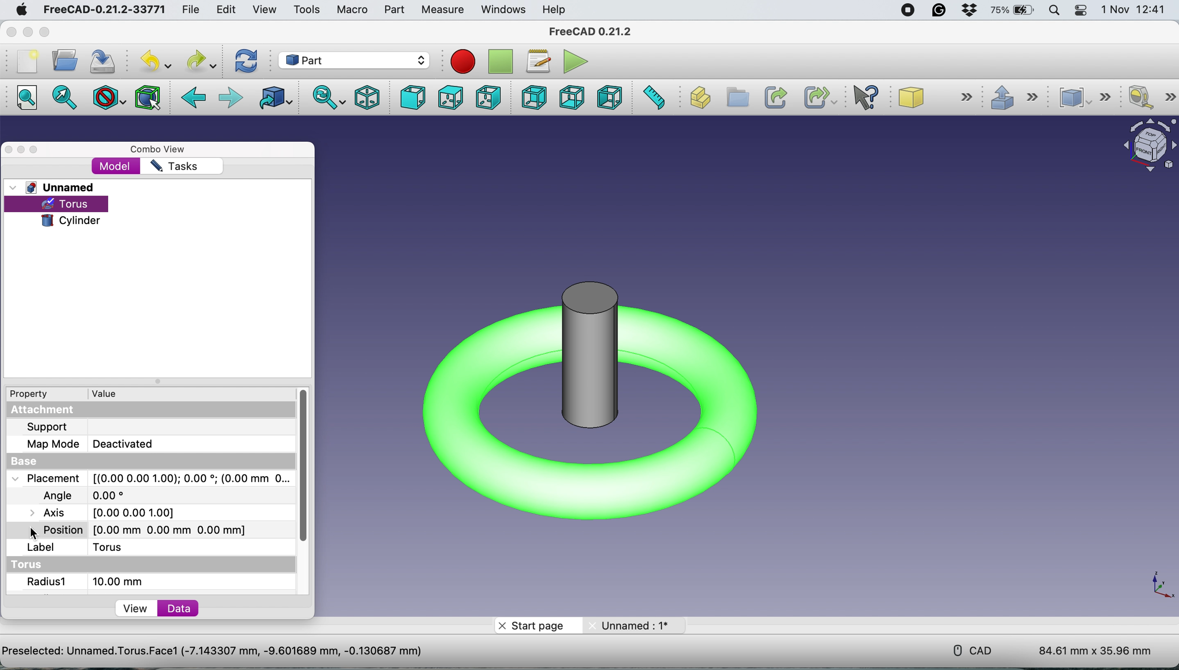 The image size is (1179, 670). What do you see at coordinates (10, 149) in the screenshot?
I see `close` at bounding box center [10, 149].